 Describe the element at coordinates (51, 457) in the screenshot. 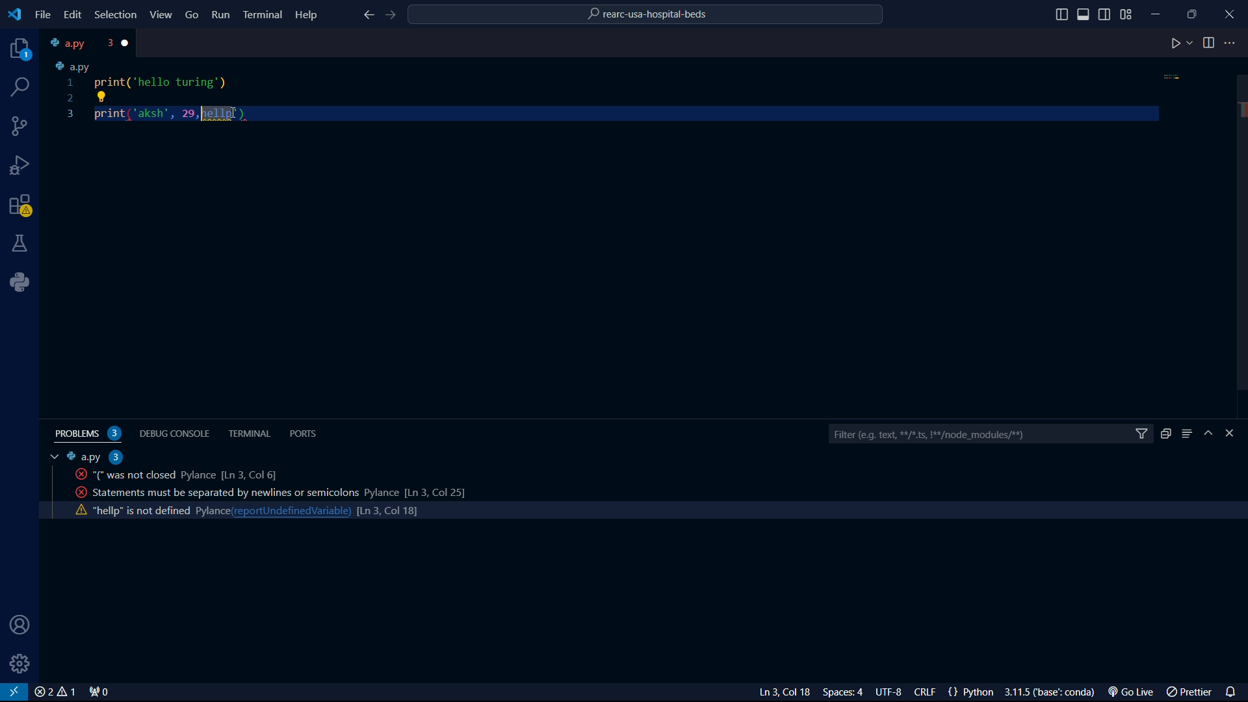

I see `tab` at that location.